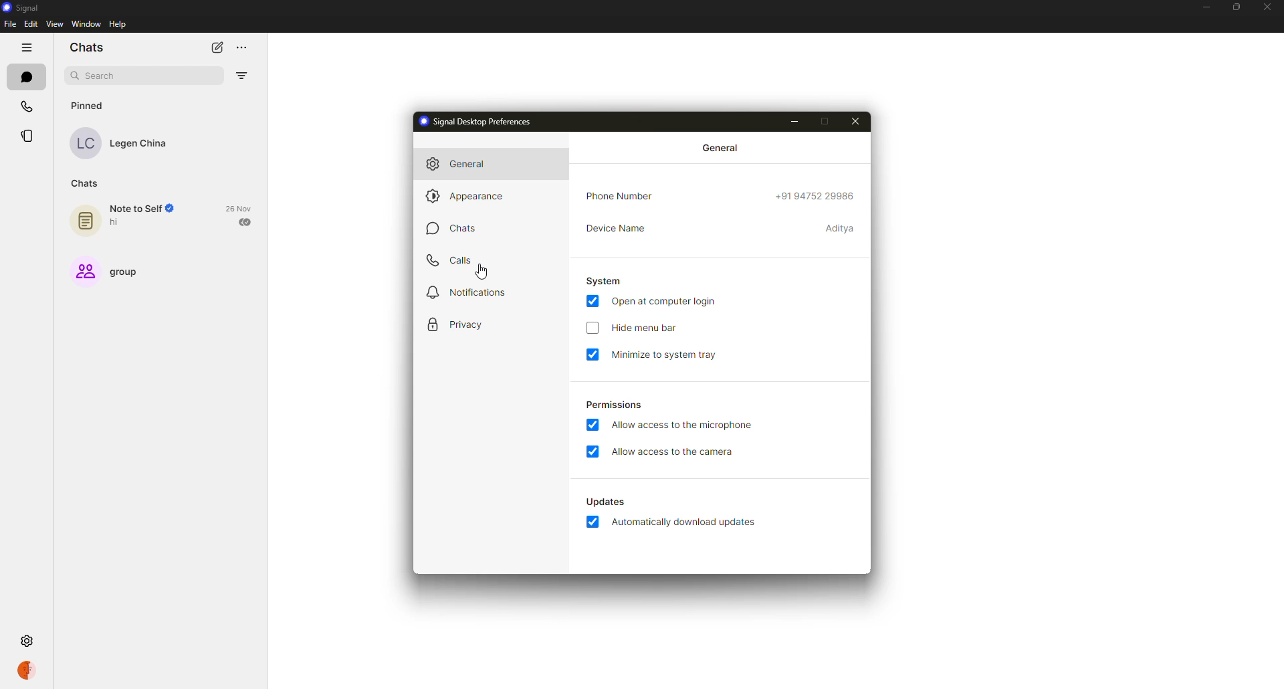  Describe the element at coordinates (82, 270) in the screenshot. I see `Group Icon` at that location.